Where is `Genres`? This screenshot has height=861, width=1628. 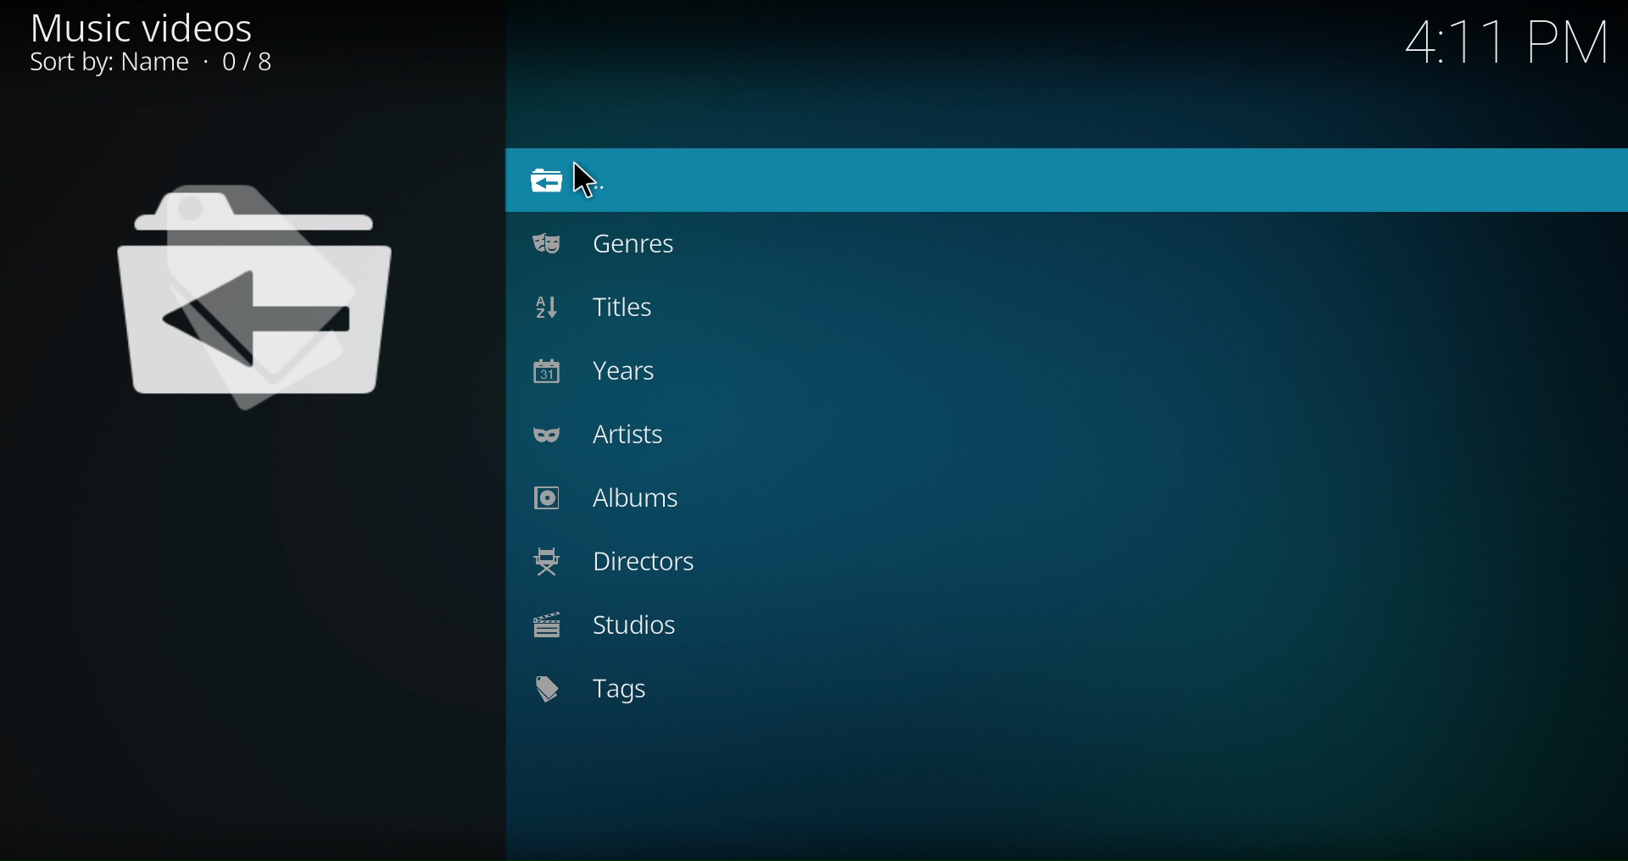 Genres is located at coordinates (645, 246).